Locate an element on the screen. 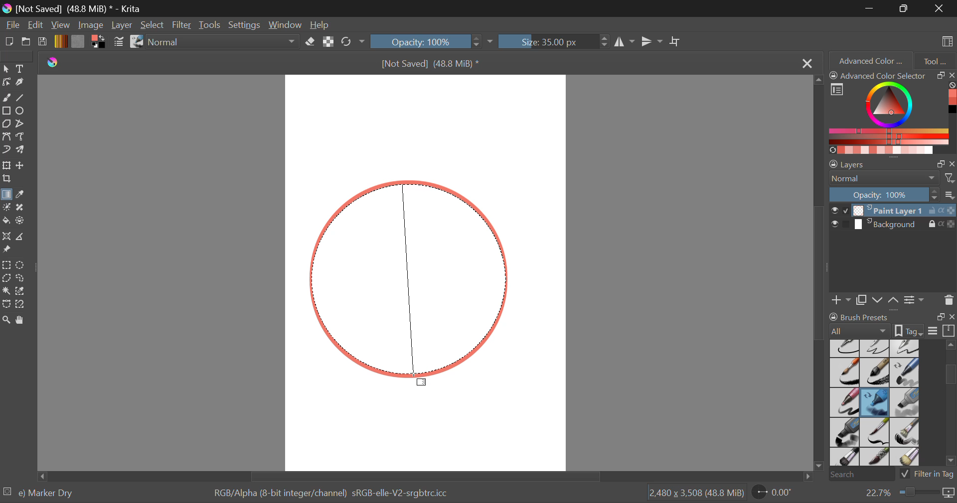  Rectangle is located at coordinates (6, 111).